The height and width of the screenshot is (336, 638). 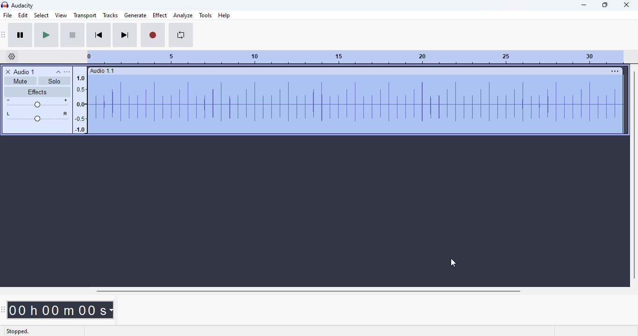 What do you see at coordinates (362, 71) in the screenshot?
I see `click to move` at bounding box center [362, 71].